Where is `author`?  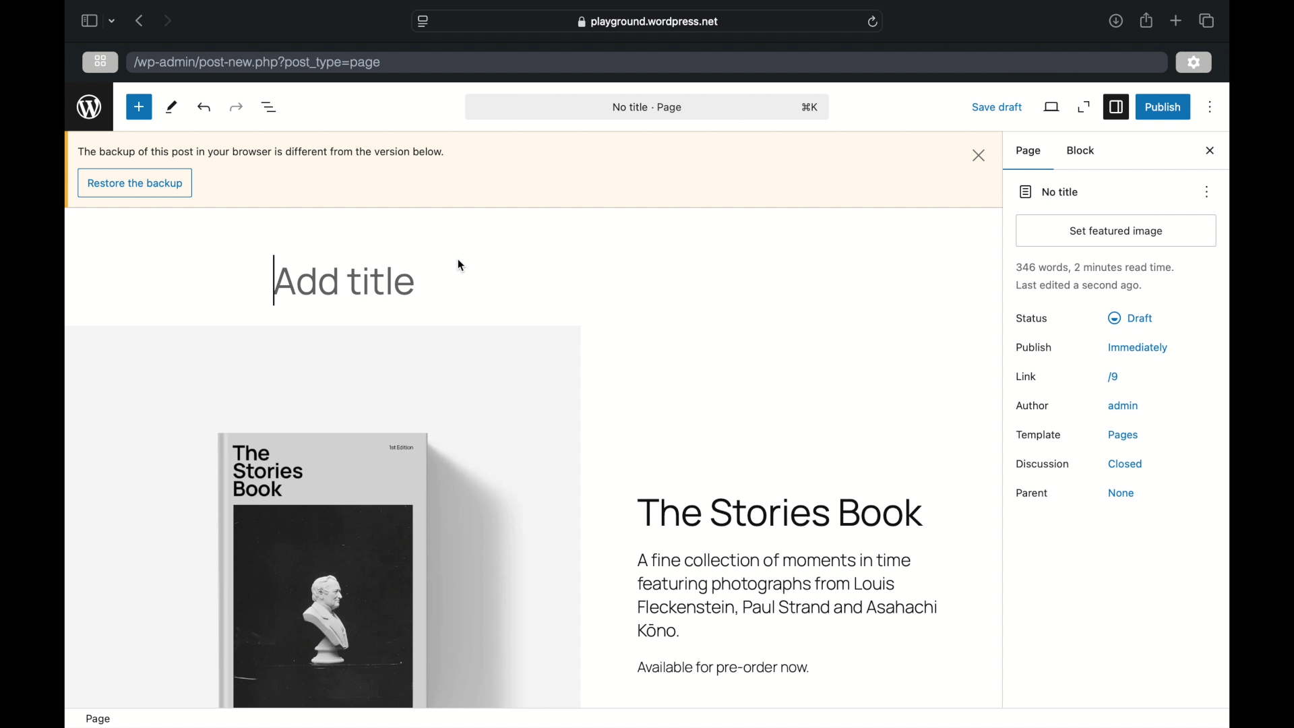 author is located at coordinates (1033, 406).